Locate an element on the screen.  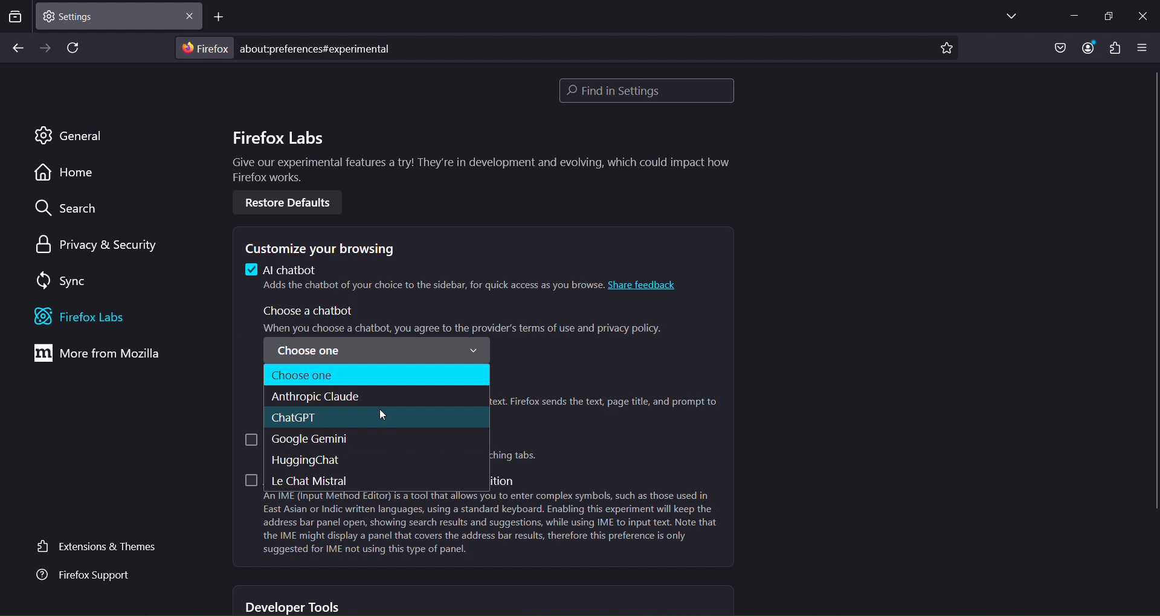
developer tools is located at coordinates (295, 606).